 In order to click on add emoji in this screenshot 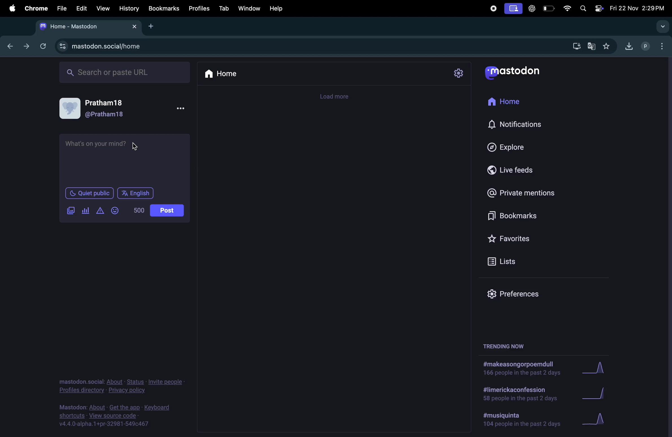, I will do `click(116, 210)`.